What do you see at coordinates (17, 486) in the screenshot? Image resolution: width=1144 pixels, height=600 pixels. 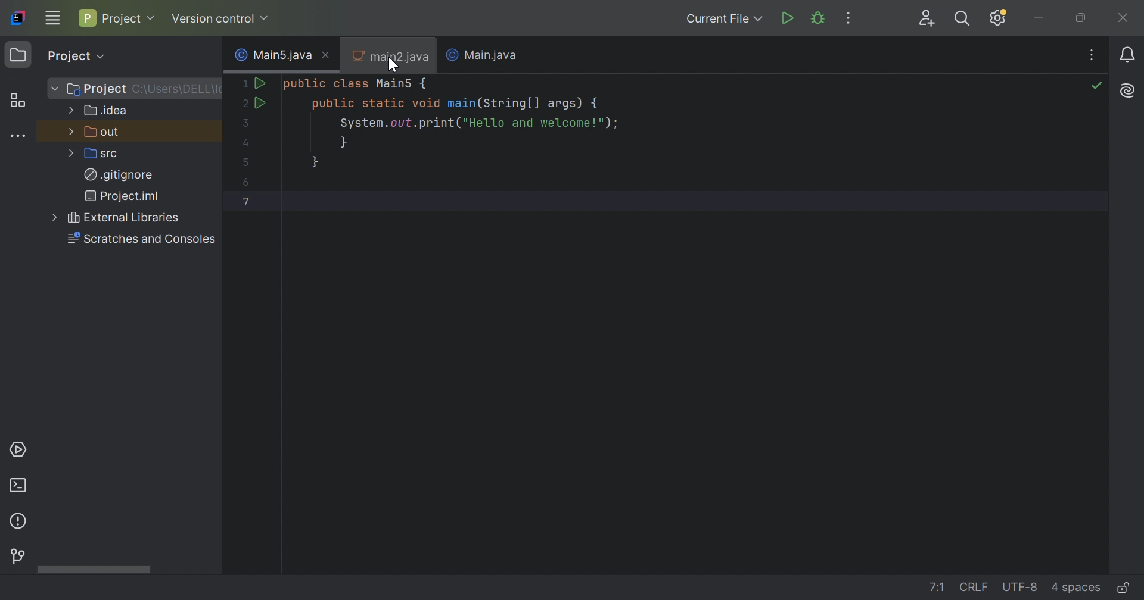 I see `Terminal` at bounding box center [17, 486].